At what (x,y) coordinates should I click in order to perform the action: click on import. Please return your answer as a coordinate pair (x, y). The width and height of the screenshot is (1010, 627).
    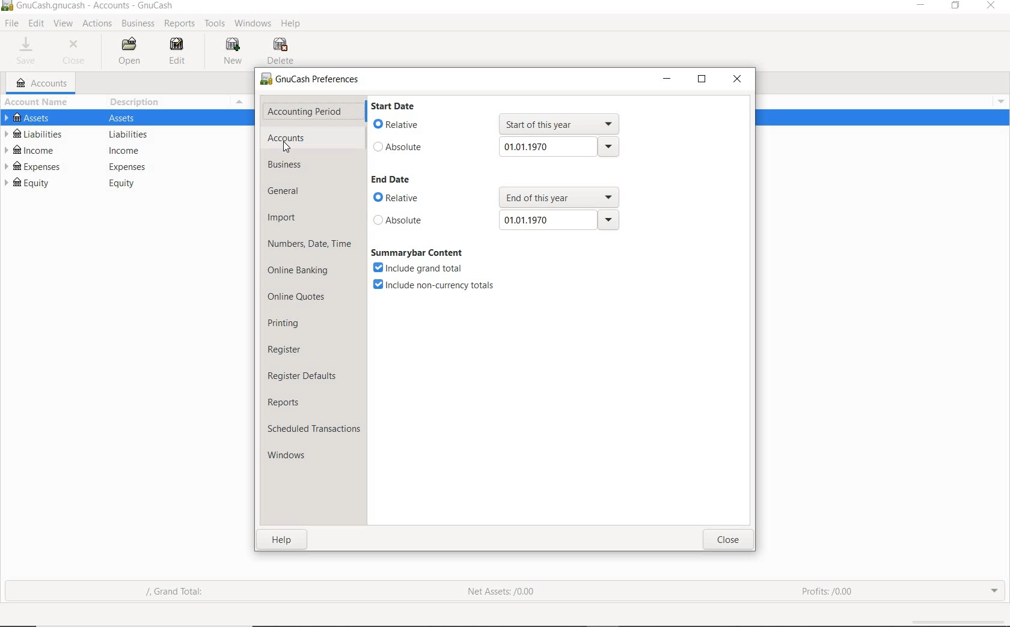
    Looking at the image, I should click on (283, 219).